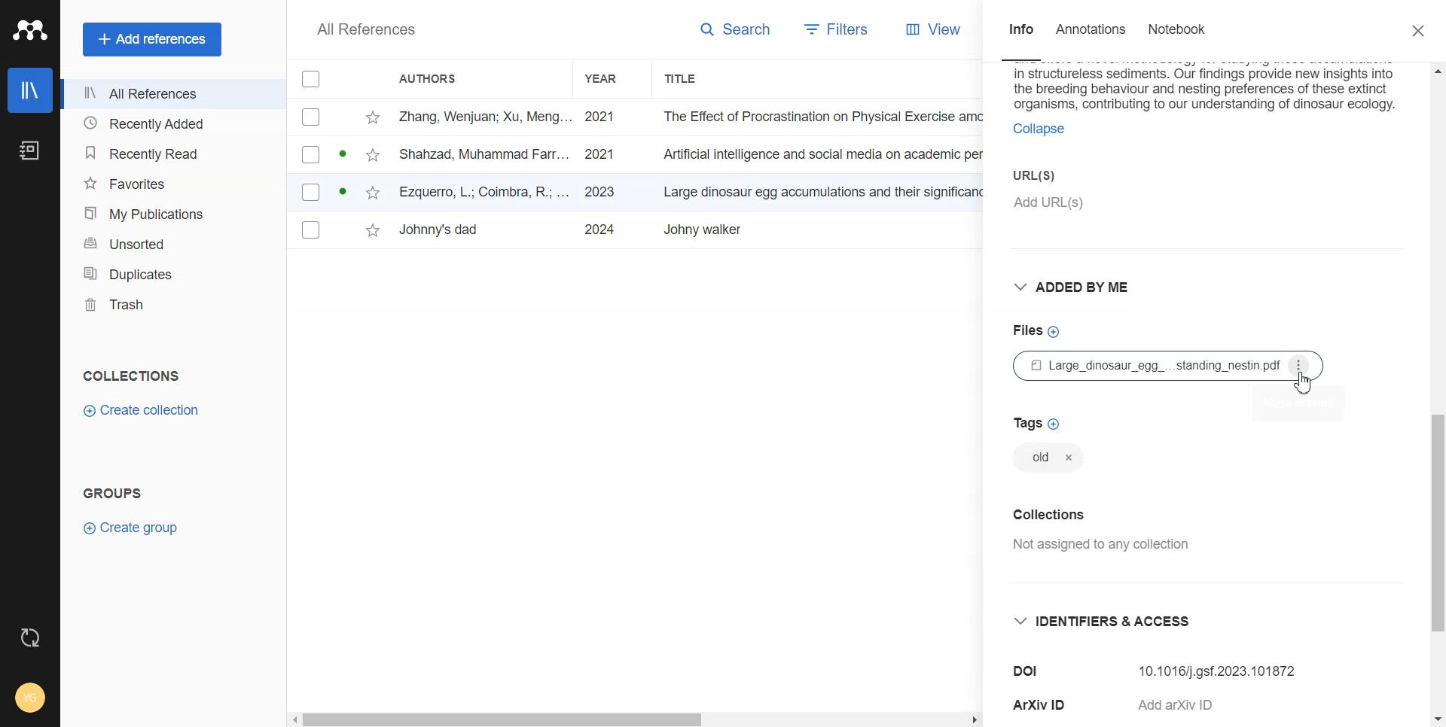 The height and width of the screenshot is (727, 1446). Describe the element at coordinates (843, 29) in the screenshot. I see `Filters` at that location.